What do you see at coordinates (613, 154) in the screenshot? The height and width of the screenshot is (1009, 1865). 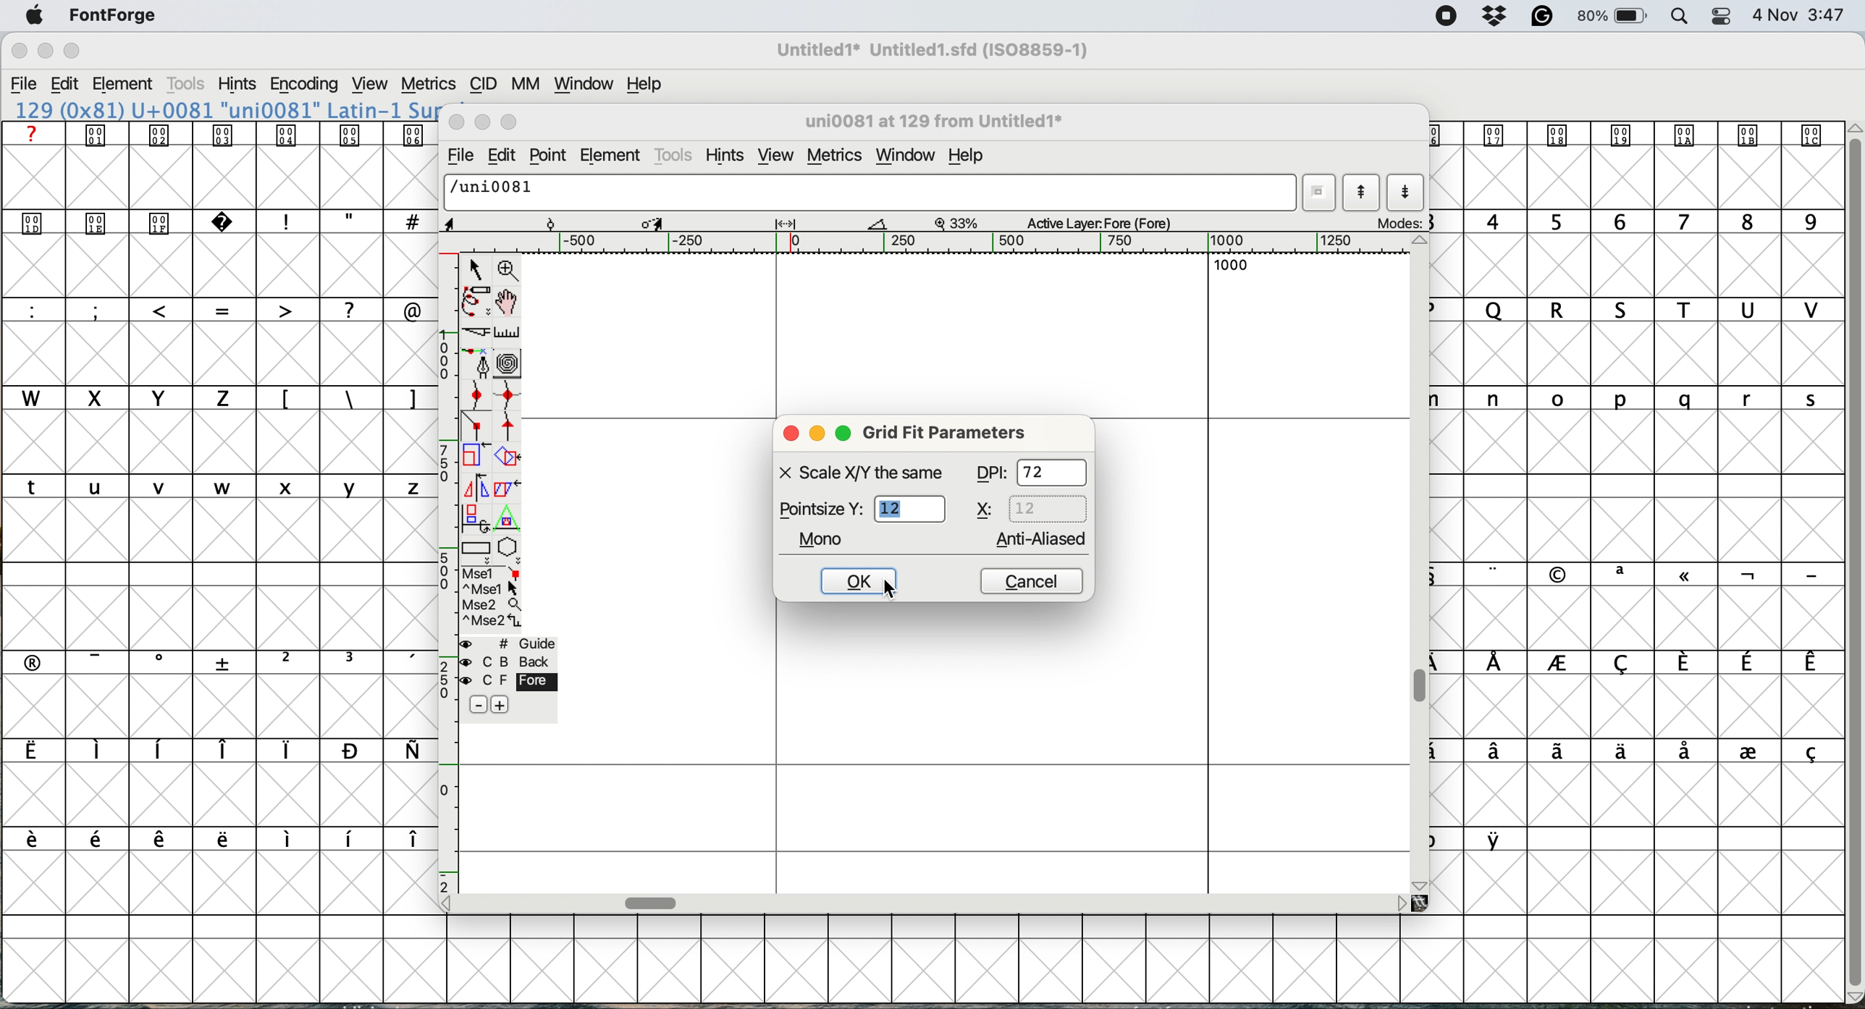 I see `element` at bounding box center [613, 154].